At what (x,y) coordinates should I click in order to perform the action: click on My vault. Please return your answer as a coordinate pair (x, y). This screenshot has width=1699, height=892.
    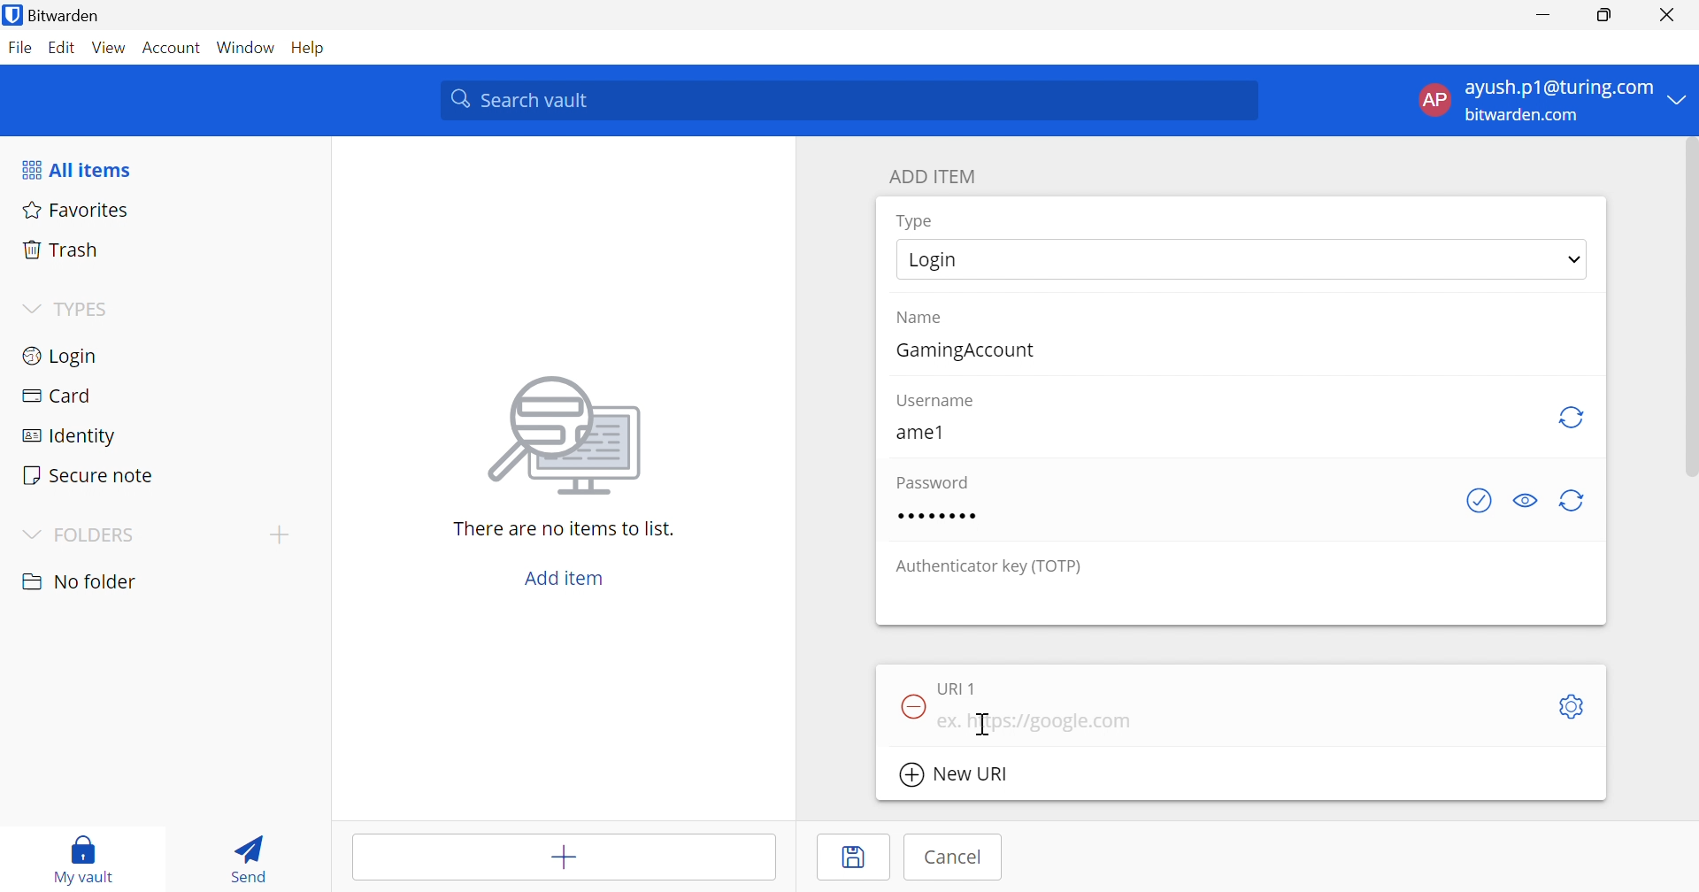
    Looking at the image, I should click on (81, 856).